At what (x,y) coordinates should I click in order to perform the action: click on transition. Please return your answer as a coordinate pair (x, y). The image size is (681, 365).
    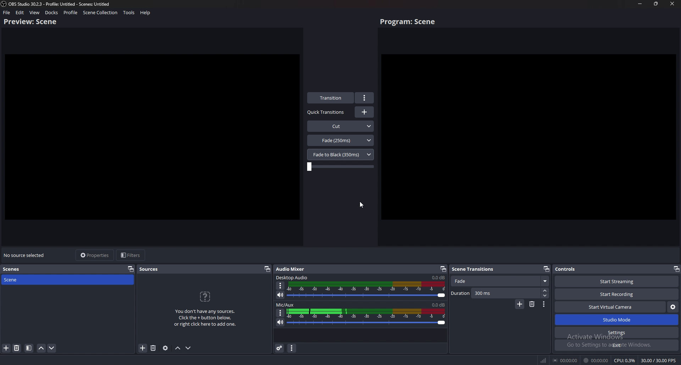
    Looking at the image, I should click on (331, 98).